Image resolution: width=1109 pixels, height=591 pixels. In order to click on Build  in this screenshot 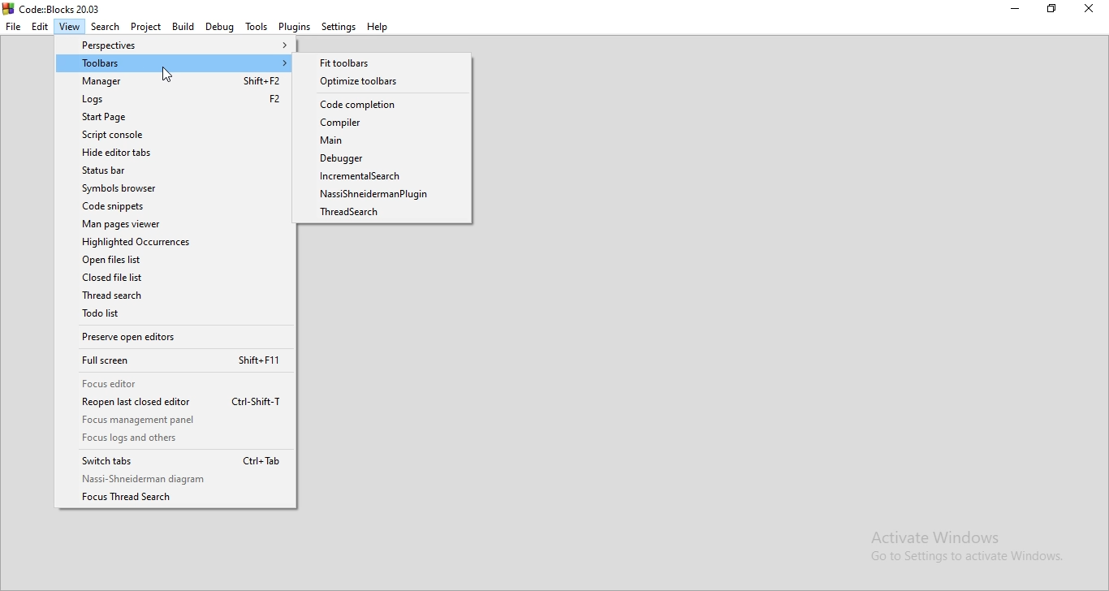, I will do `click(181, 27)`.